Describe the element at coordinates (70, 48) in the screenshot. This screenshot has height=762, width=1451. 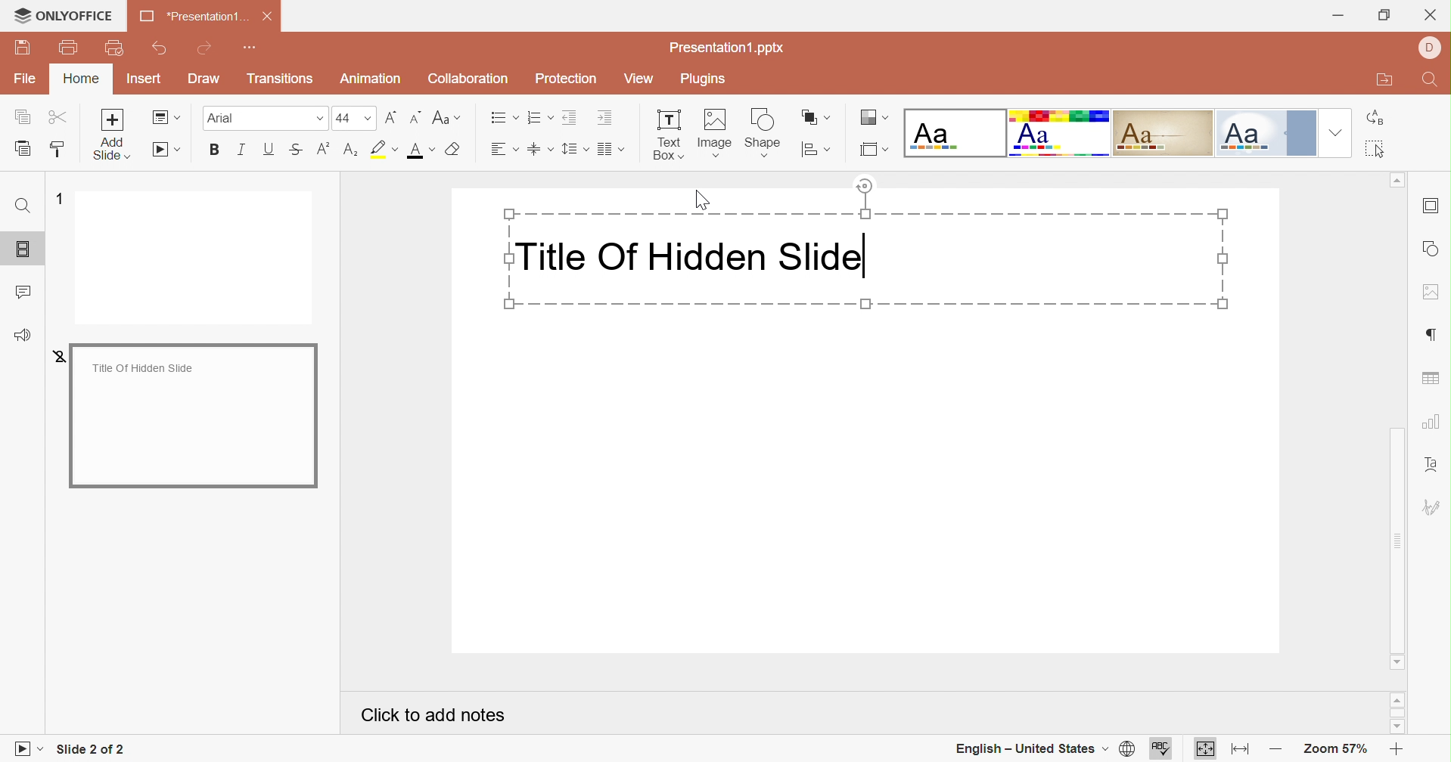
I see `Print file` at that location.